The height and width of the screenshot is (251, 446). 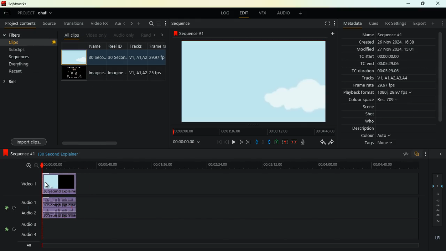 I want to click on sequence, so click(x=181, y=24).